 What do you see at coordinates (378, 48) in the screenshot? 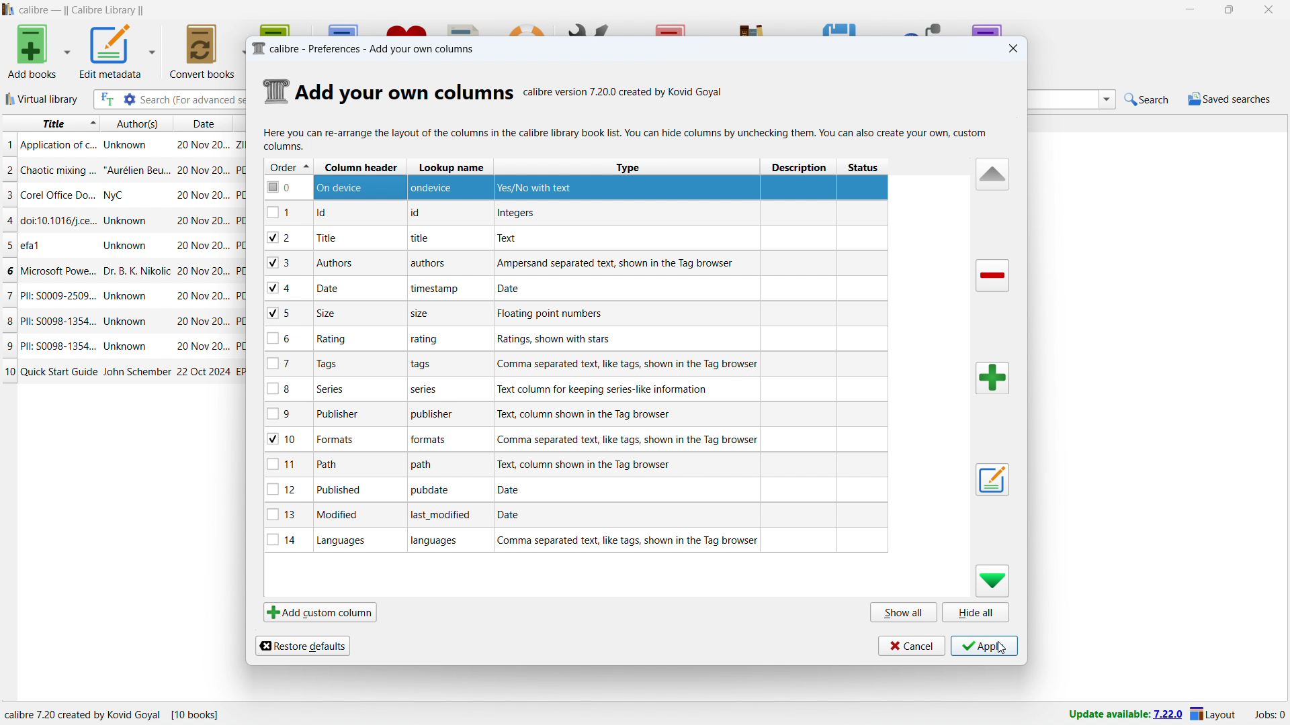
I see `calibre - Preferences - Add your own columns` at bounding box center [378, 48].